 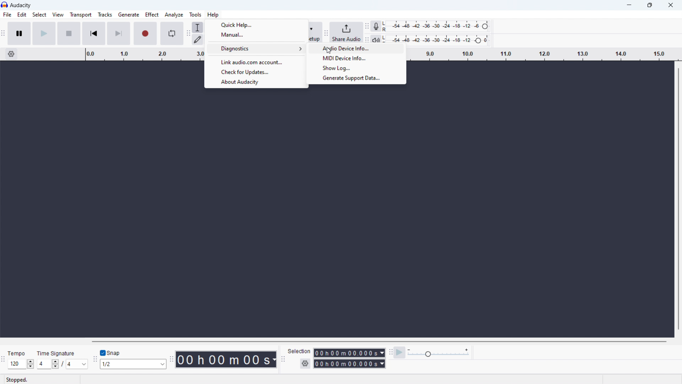 What do you see at coordinates (94, 359) in the screenshot?
I see `snapping toolbar` at bounding box center [94, 359].